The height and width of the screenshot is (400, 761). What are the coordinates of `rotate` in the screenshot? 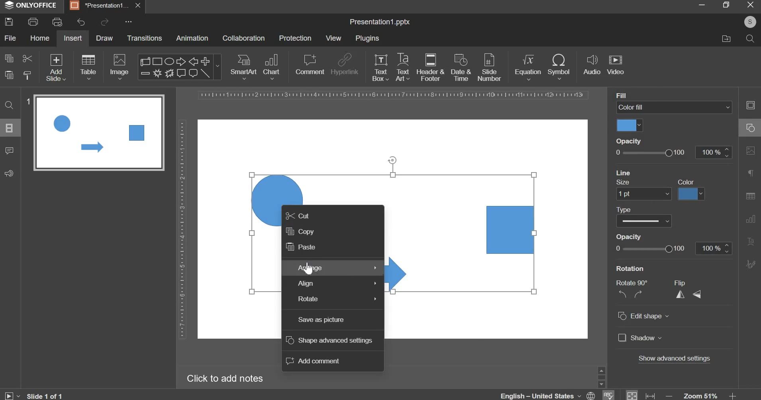 It's located at (337, 299).